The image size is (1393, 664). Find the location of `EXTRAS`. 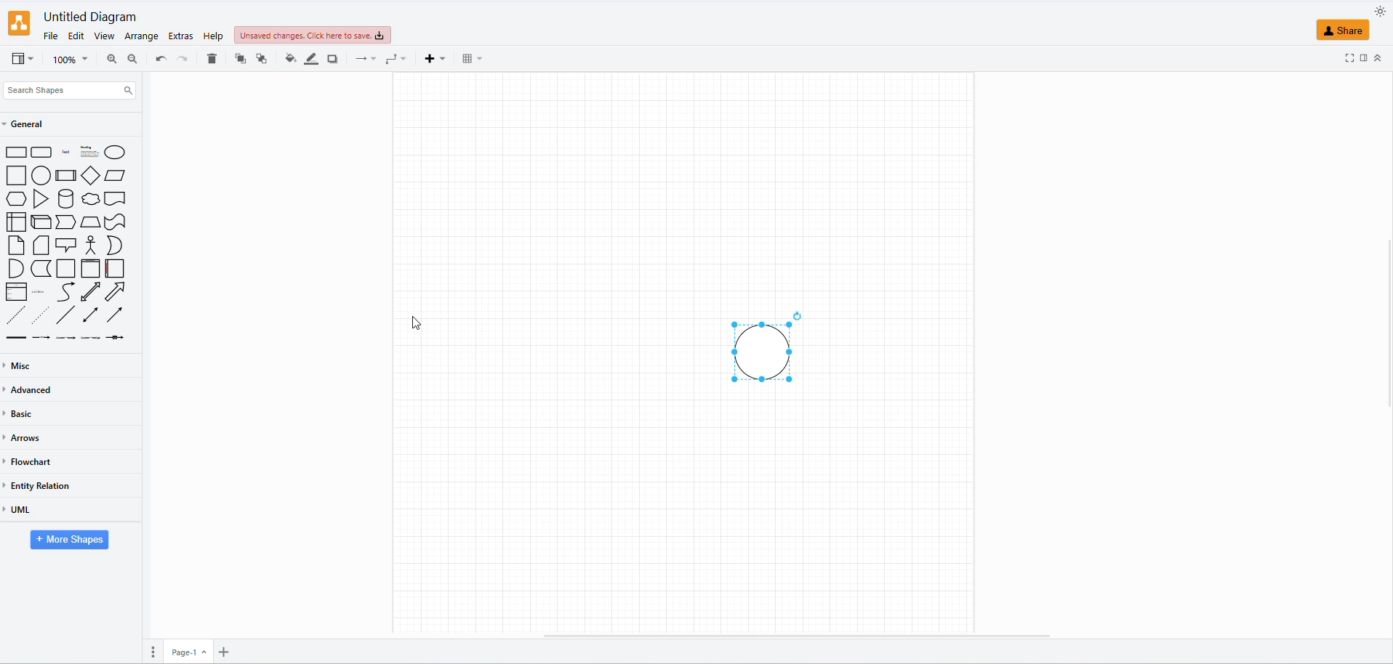

EXTRAS is located at coordinates (180, 36).